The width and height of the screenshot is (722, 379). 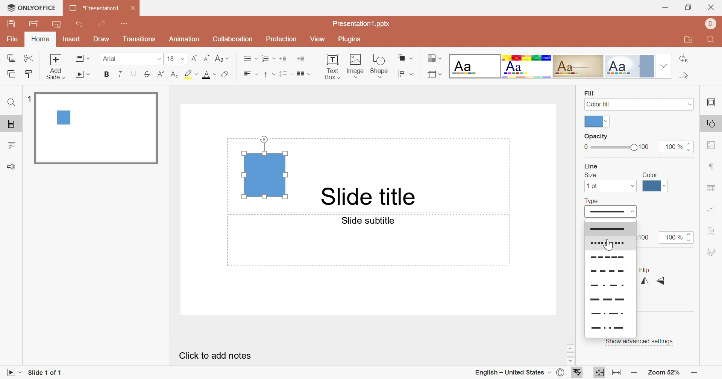 I want to click on Customize Quick Access Toolbar, so click(x=58, y=24).